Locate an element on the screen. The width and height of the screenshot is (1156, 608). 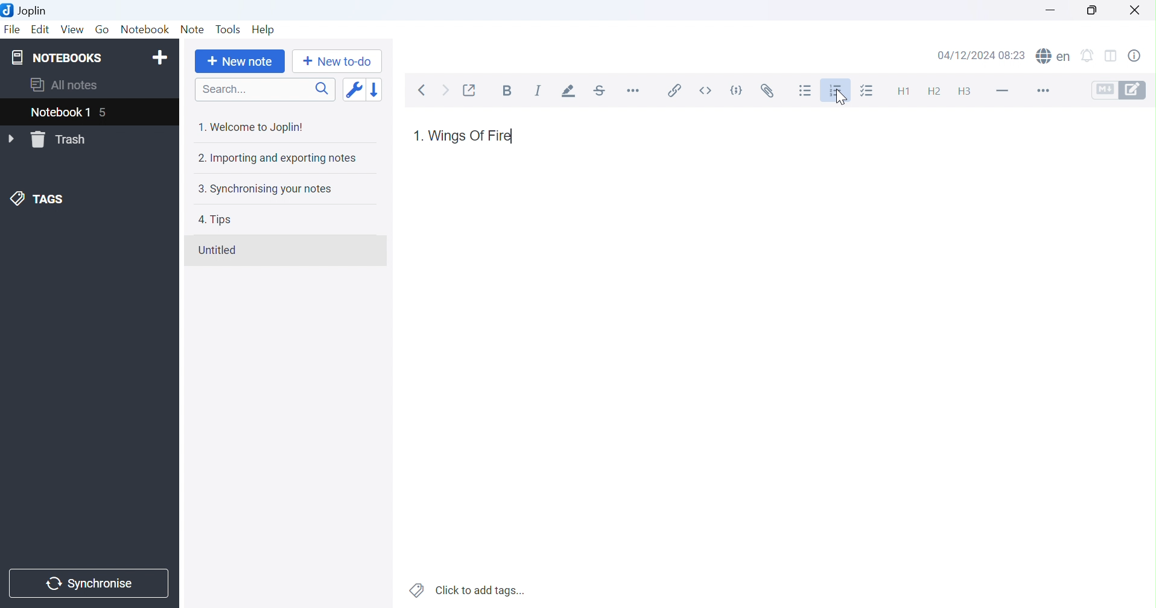
Search is located at coordinates (264, 89).